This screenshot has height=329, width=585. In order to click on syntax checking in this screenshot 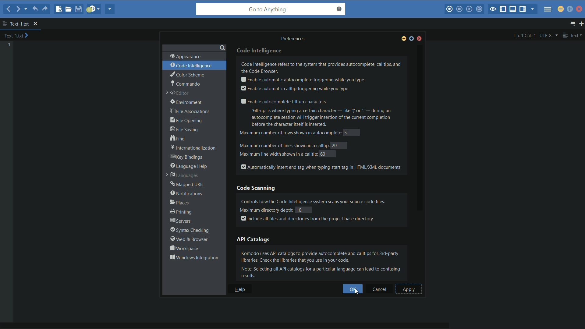, I will do `click(189, 230)`.